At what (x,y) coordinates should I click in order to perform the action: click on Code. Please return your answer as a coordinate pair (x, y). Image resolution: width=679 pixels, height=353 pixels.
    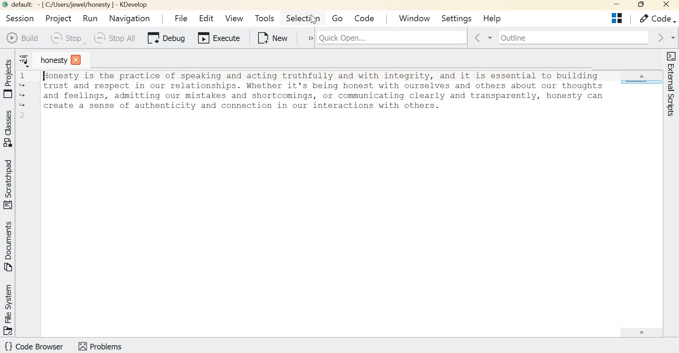
    Looking at the image, I should click on (366, 18).